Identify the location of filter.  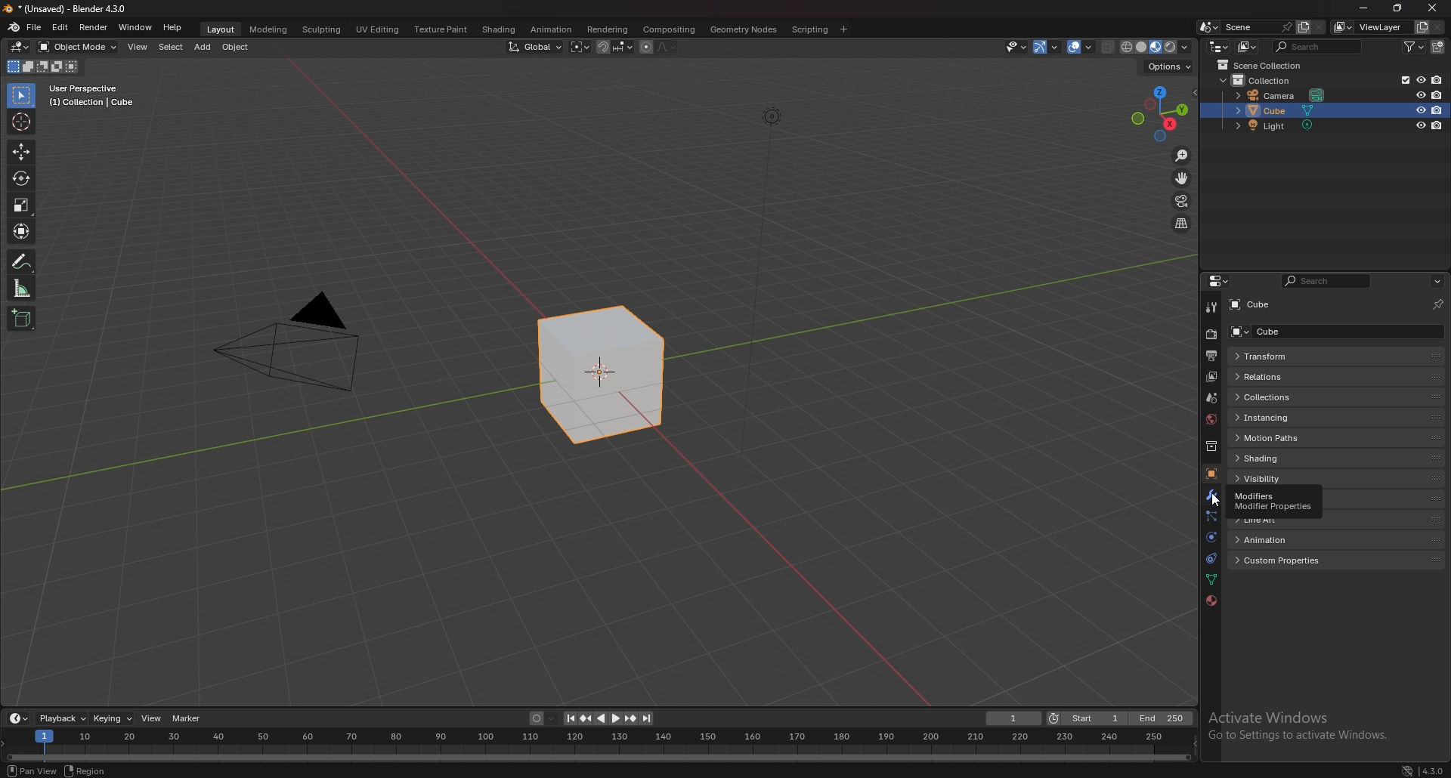
(1416, 46).